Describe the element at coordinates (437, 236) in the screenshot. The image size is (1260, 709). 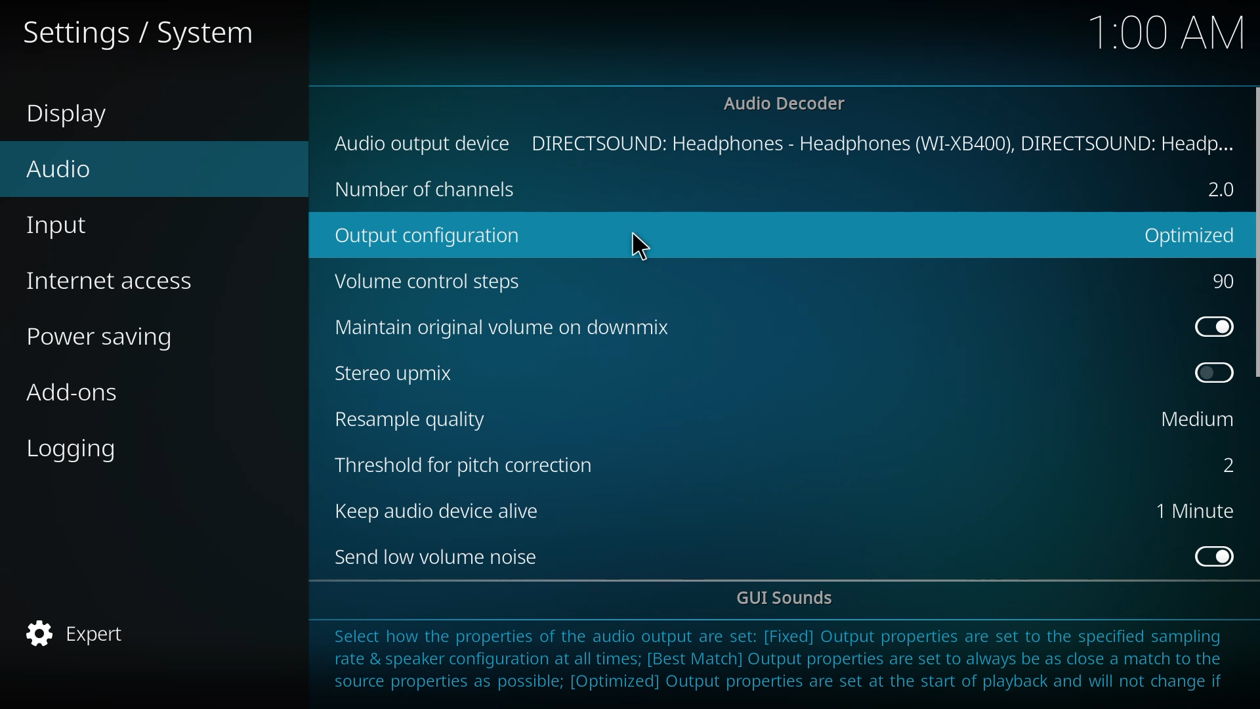
I see `output config` at that location.